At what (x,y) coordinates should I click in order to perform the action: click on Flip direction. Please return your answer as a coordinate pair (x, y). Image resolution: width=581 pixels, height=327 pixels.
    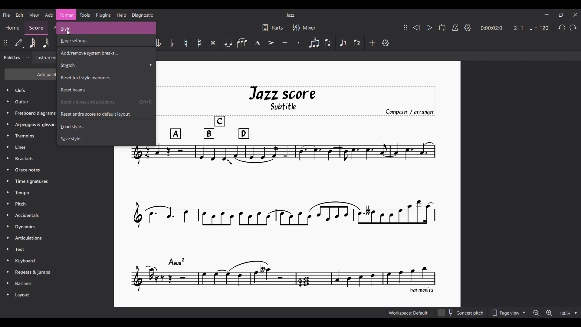
    Looking at the image, I should click on (329, 43).